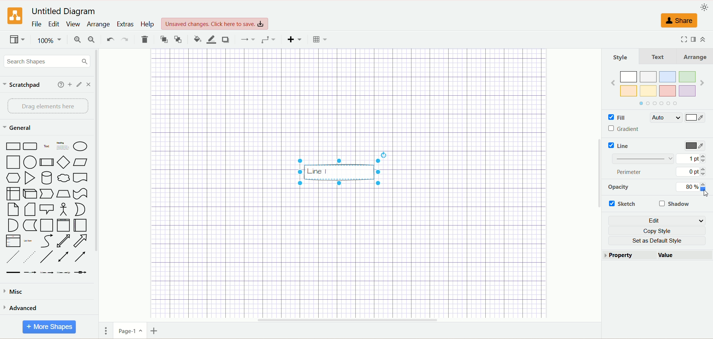  I want to click on Auto, so click(665, 118).